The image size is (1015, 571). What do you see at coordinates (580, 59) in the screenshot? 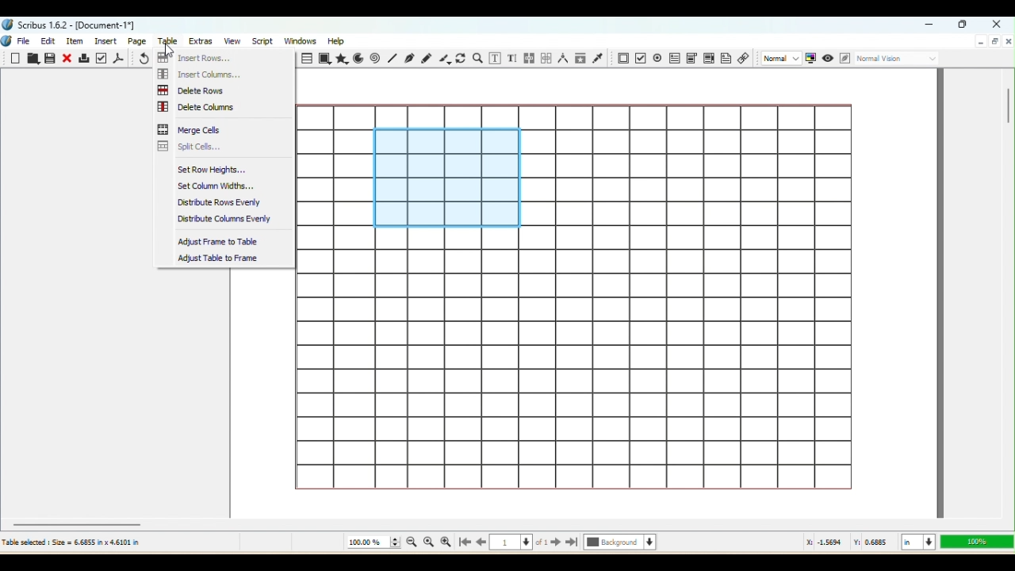
I see `Copy item properties` at bounding box center [580, 59].